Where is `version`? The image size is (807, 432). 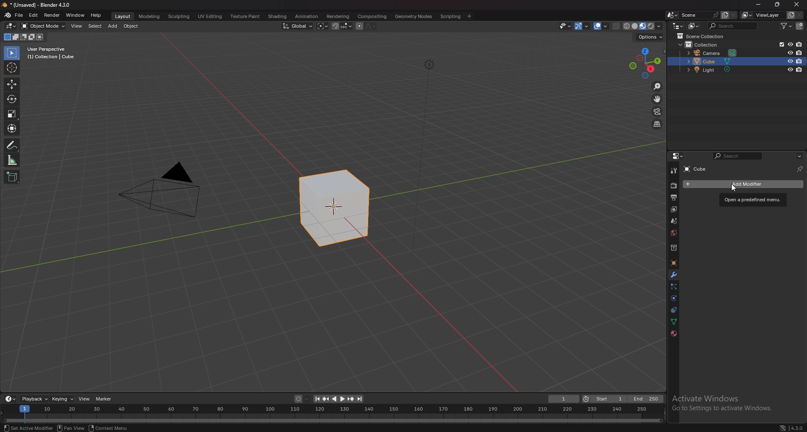 version is located at coordinates (797, 428).